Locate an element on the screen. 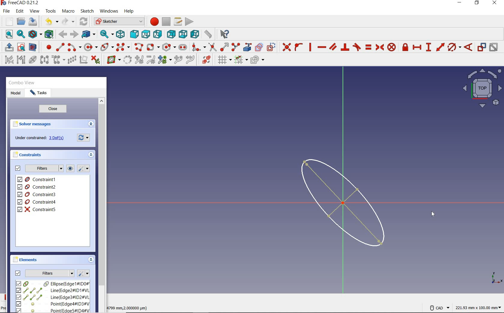 The height and width of the screenshot is (313, 504). element5 is located at coordinates (53, 310).